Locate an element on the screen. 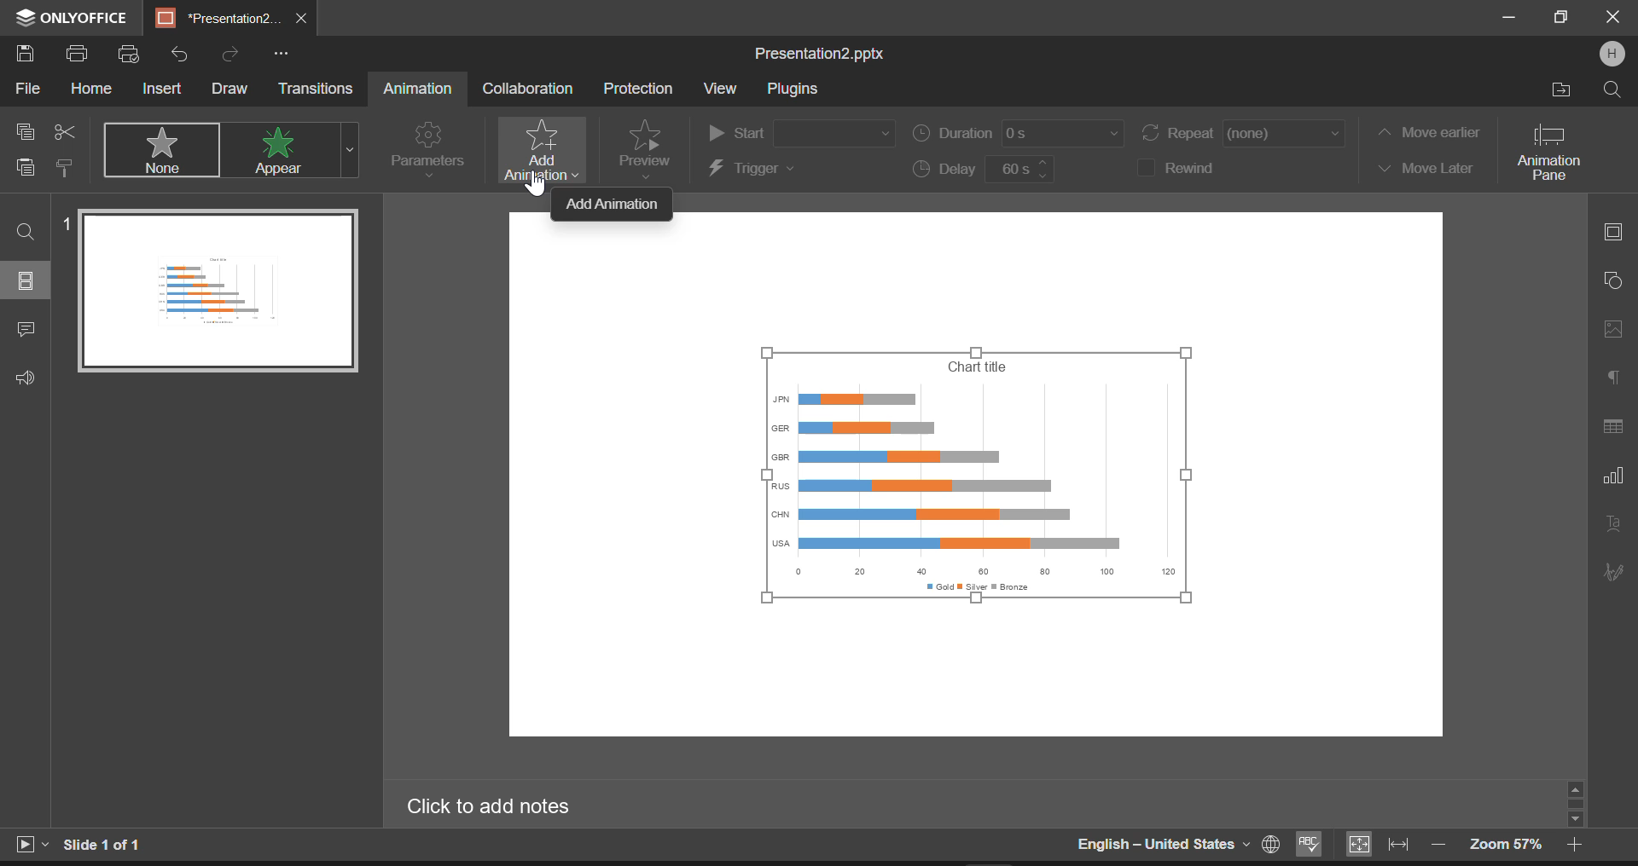  Appear is located at coordinates (282, 150).